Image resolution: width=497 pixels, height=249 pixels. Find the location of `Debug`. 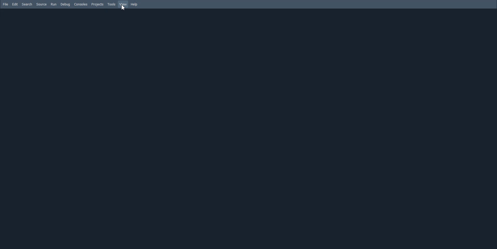

Debug is located at coordinates (65, 4).